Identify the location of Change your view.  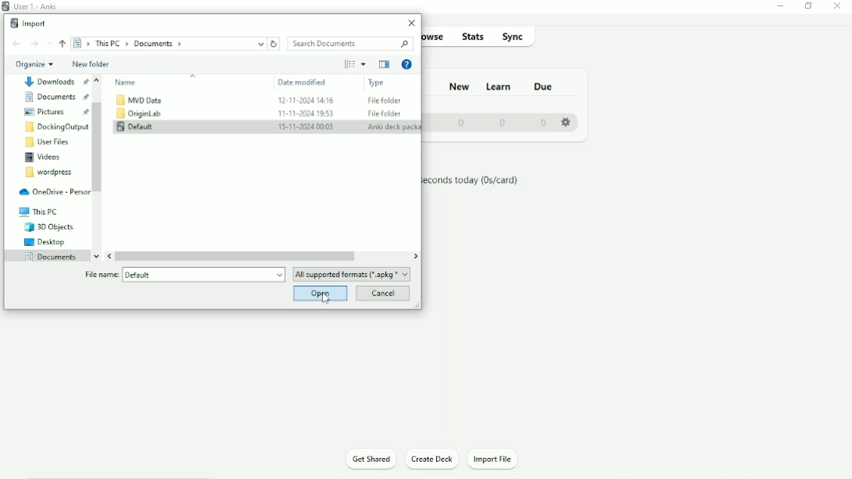
(350, 65).